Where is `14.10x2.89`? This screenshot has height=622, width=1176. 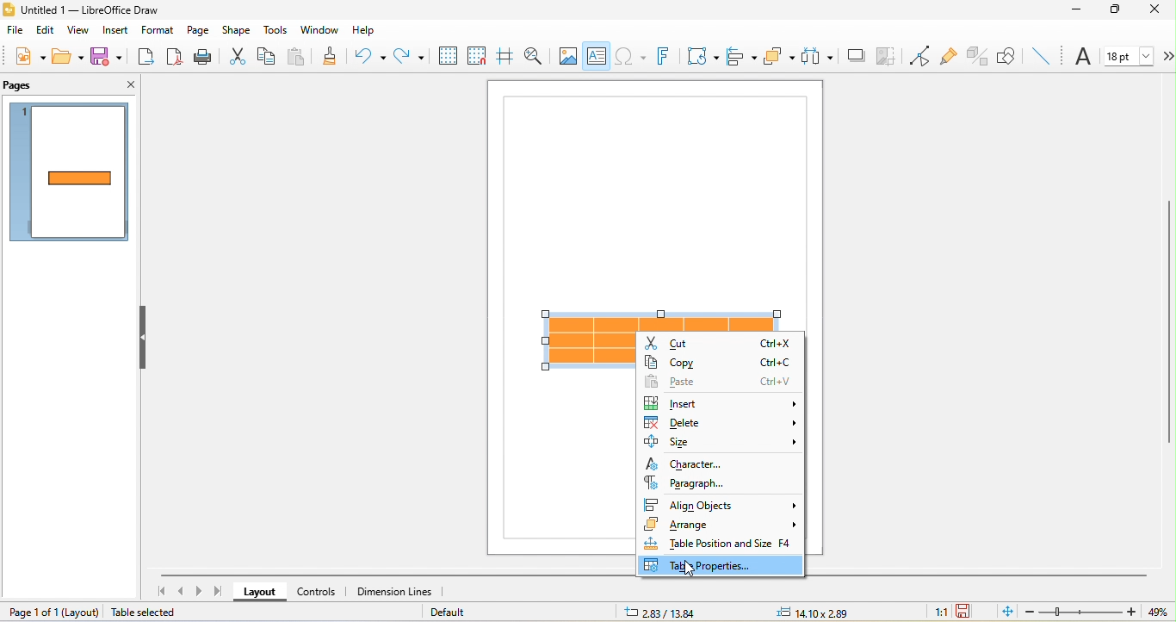 14.10x2.89 is located at coordinates (815, 611).